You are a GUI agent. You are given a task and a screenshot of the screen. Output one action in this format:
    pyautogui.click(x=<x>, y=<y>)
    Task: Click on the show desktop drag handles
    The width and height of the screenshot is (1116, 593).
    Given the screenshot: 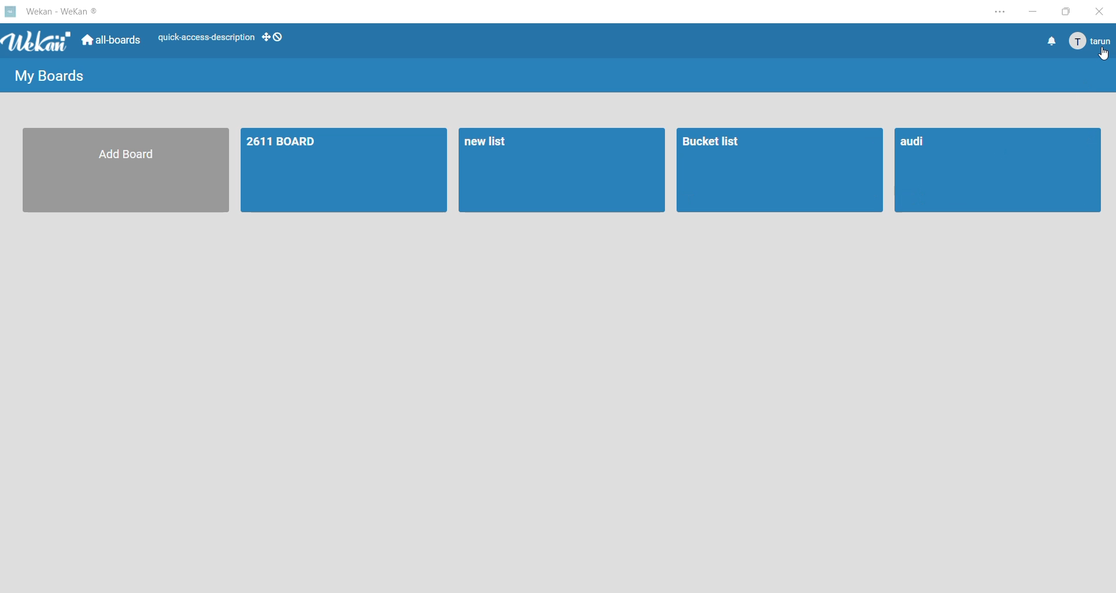 What is the action you would take?
    pyautogui.click(x=274, y=35)
    